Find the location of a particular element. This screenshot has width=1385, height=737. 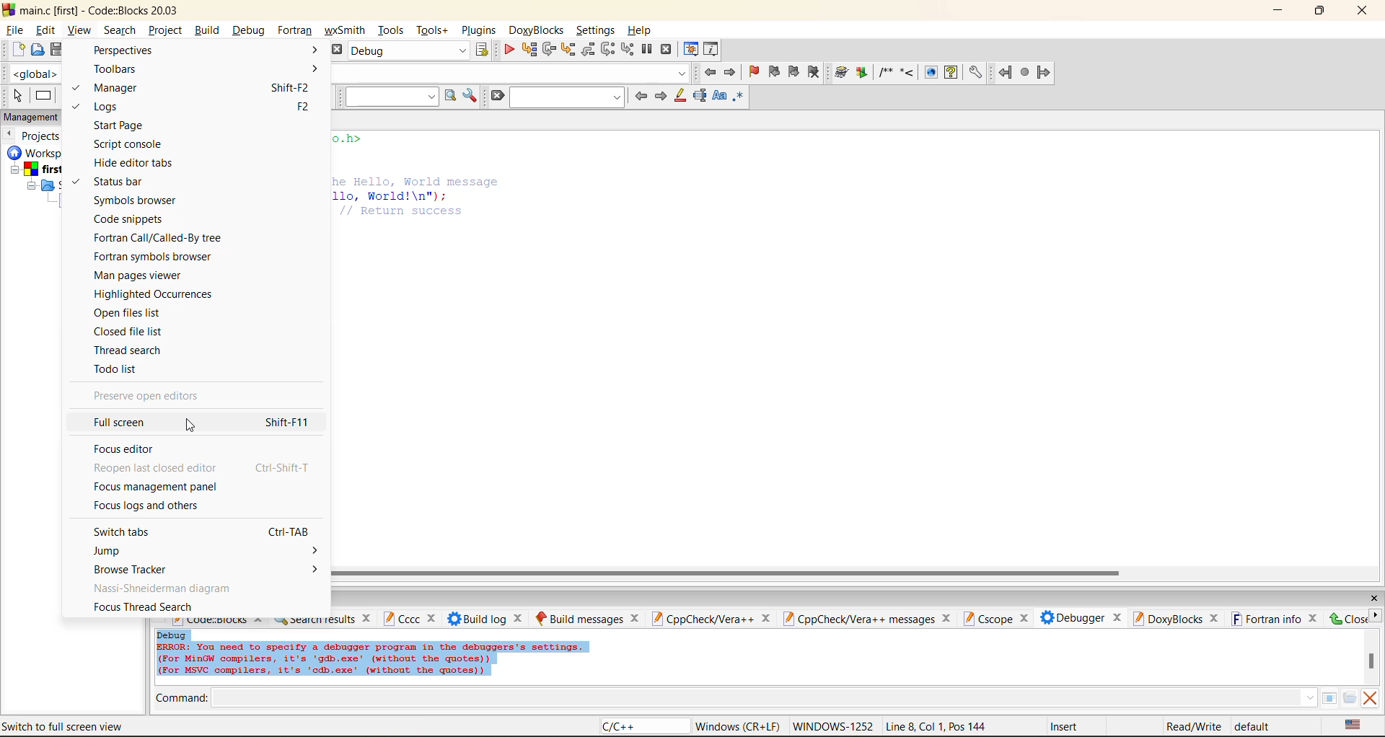

start page is located at coordinates (163, 125).